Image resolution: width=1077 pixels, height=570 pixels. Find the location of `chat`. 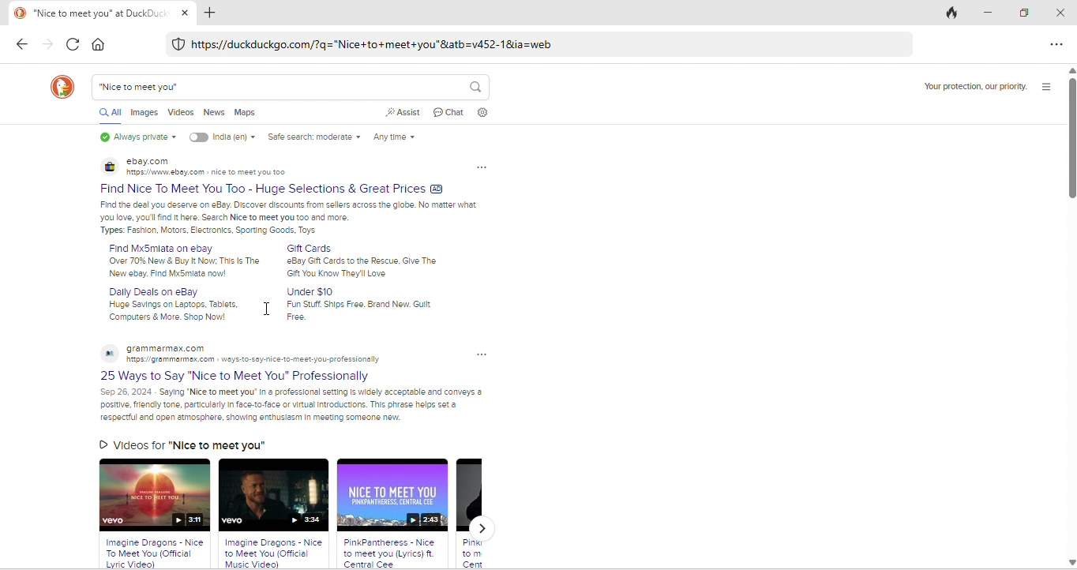

chat is located at coordinates (450, 112).